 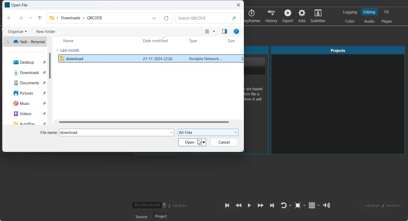 What do you see at coordinates (272, 16) in the screenshot?
I see `History` at bounding box center [272, 16].